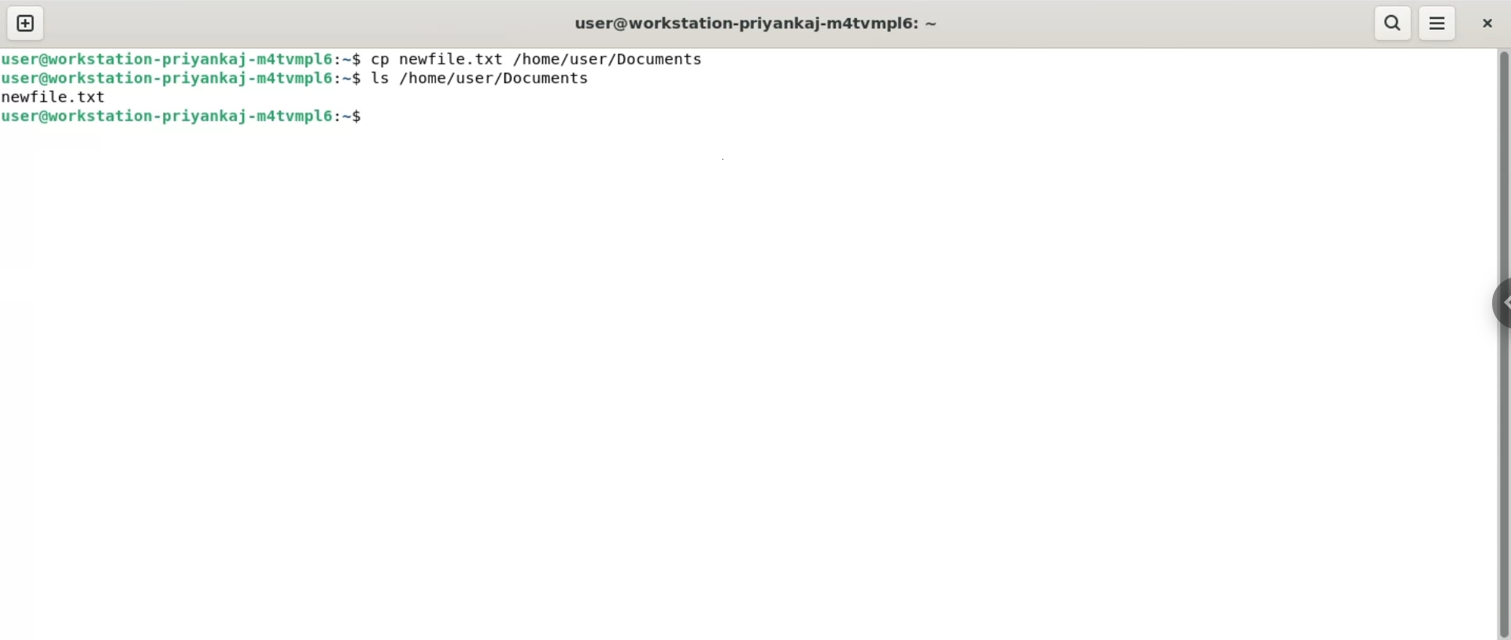 This screenshot has width=1511, height=640. Describe the element at coordinates (539, 57) in the screenshot. I see `cp newfile.txt /home/user/Documents` at that location.